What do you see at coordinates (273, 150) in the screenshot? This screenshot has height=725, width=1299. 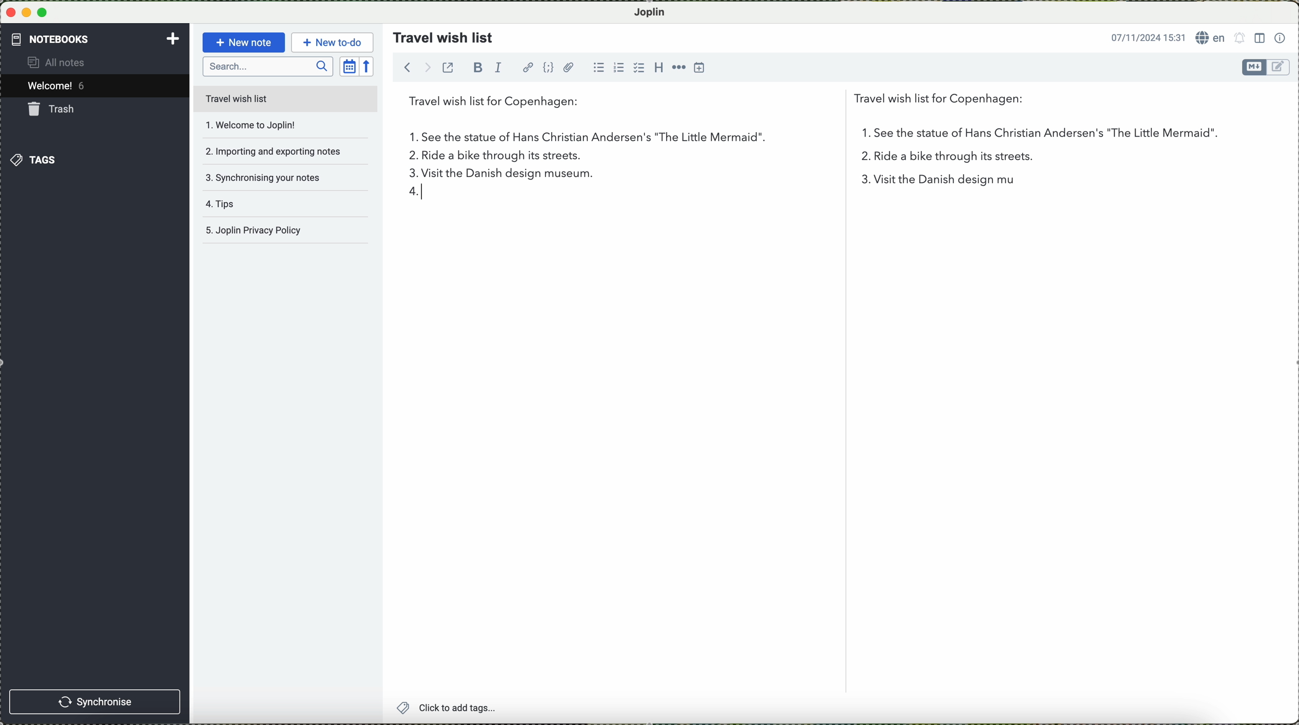 I see `importing and exporting notes` at bounding box center [273, 150].